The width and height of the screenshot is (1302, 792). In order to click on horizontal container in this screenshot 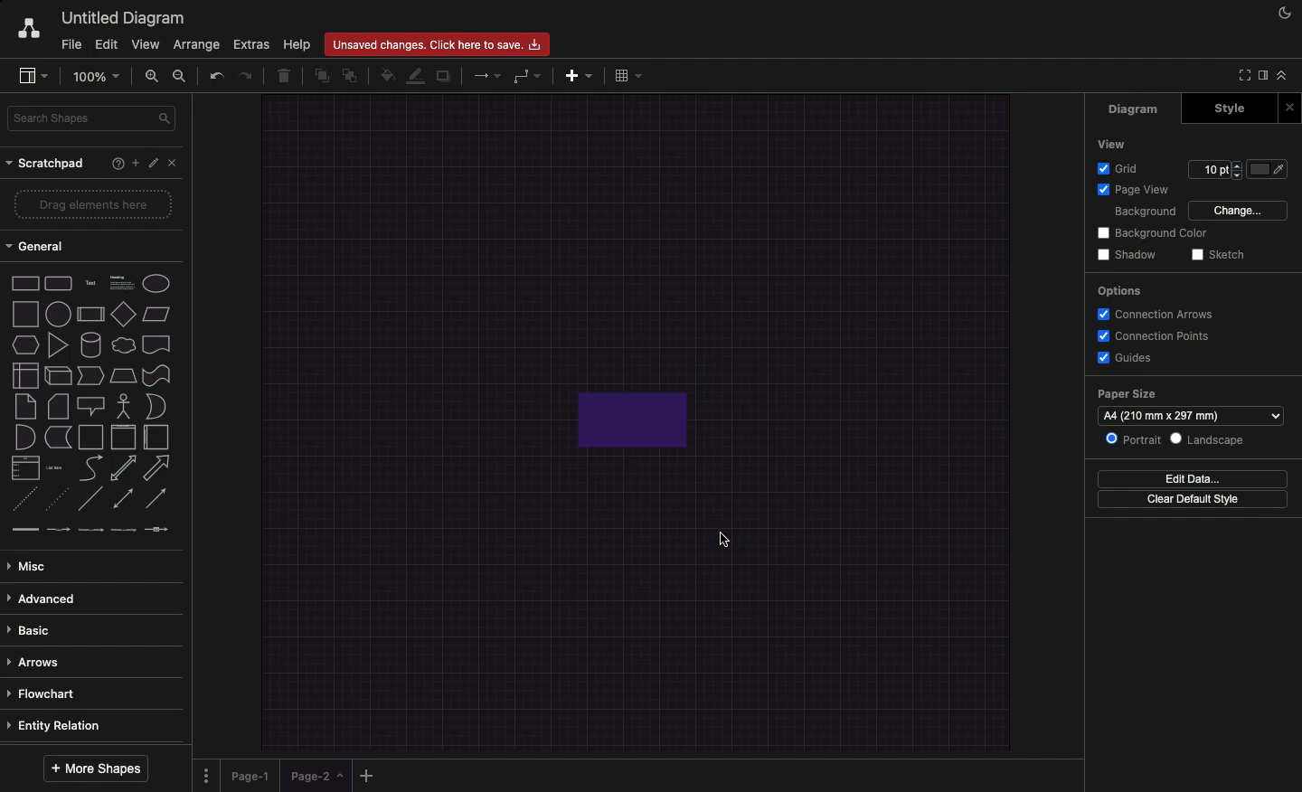, I will do `click(155, 438)`.